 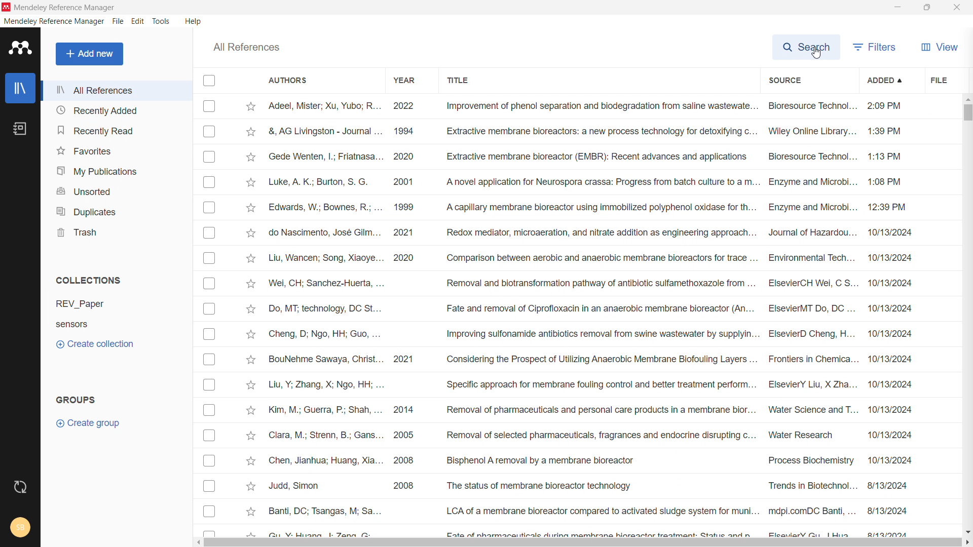 I want to click on Nei, CH; Sanchez-Huerta, ... Removal and biotransformation pathway of antibiotic sulfamethoxazole from...  ElsevierCH Wei, C S. 10/13/2024, so click(x=591, y=283).